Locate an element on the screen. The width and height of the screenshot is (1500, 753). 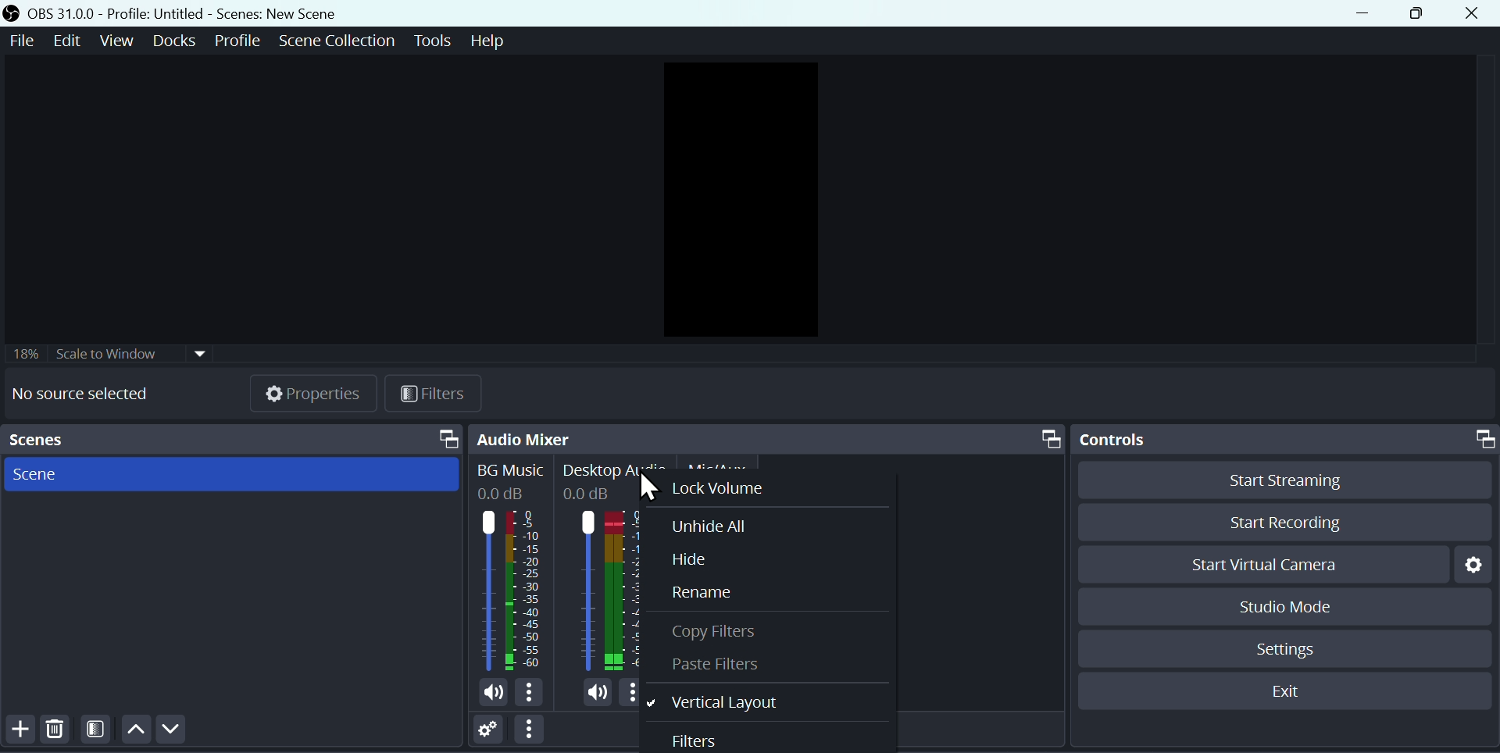
Studio mode is located at coordinates (1288, 605).